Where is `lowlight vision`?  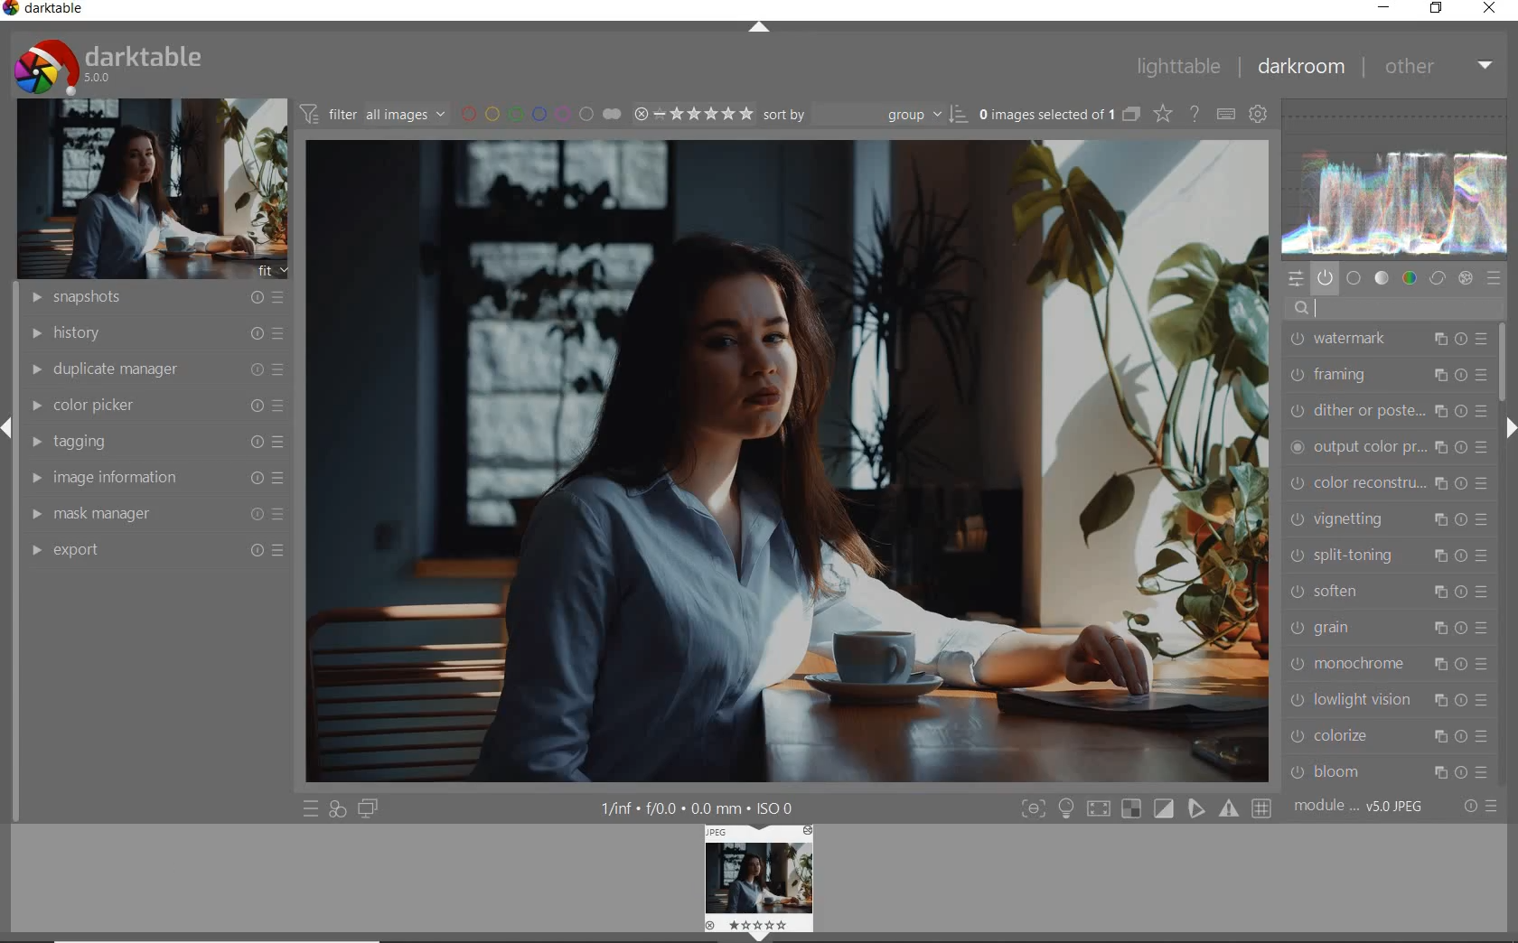
lowlight vision is located at coordinates (1386, 700).